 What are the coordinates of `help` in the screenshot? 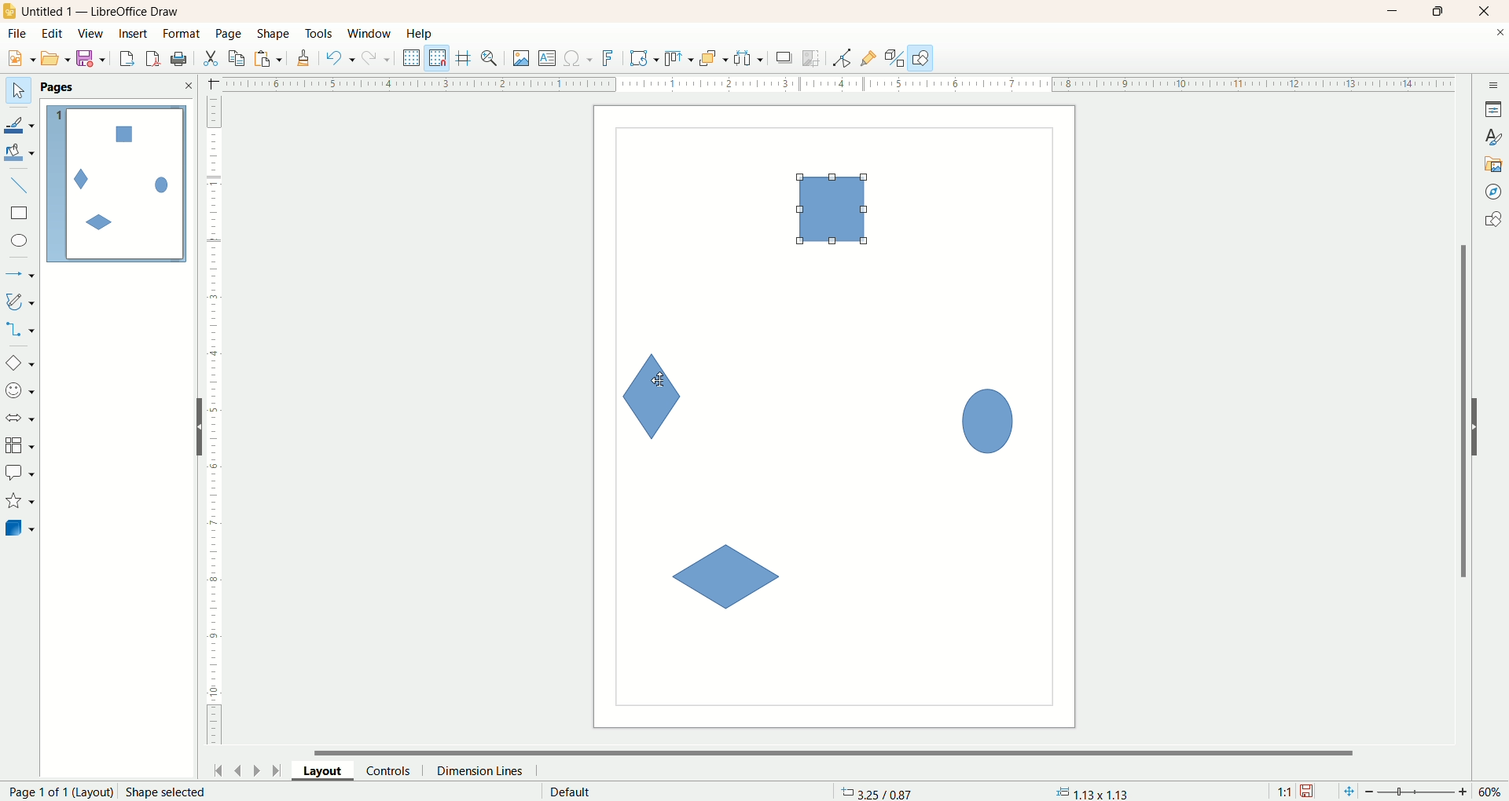 It's located at (420, 34).